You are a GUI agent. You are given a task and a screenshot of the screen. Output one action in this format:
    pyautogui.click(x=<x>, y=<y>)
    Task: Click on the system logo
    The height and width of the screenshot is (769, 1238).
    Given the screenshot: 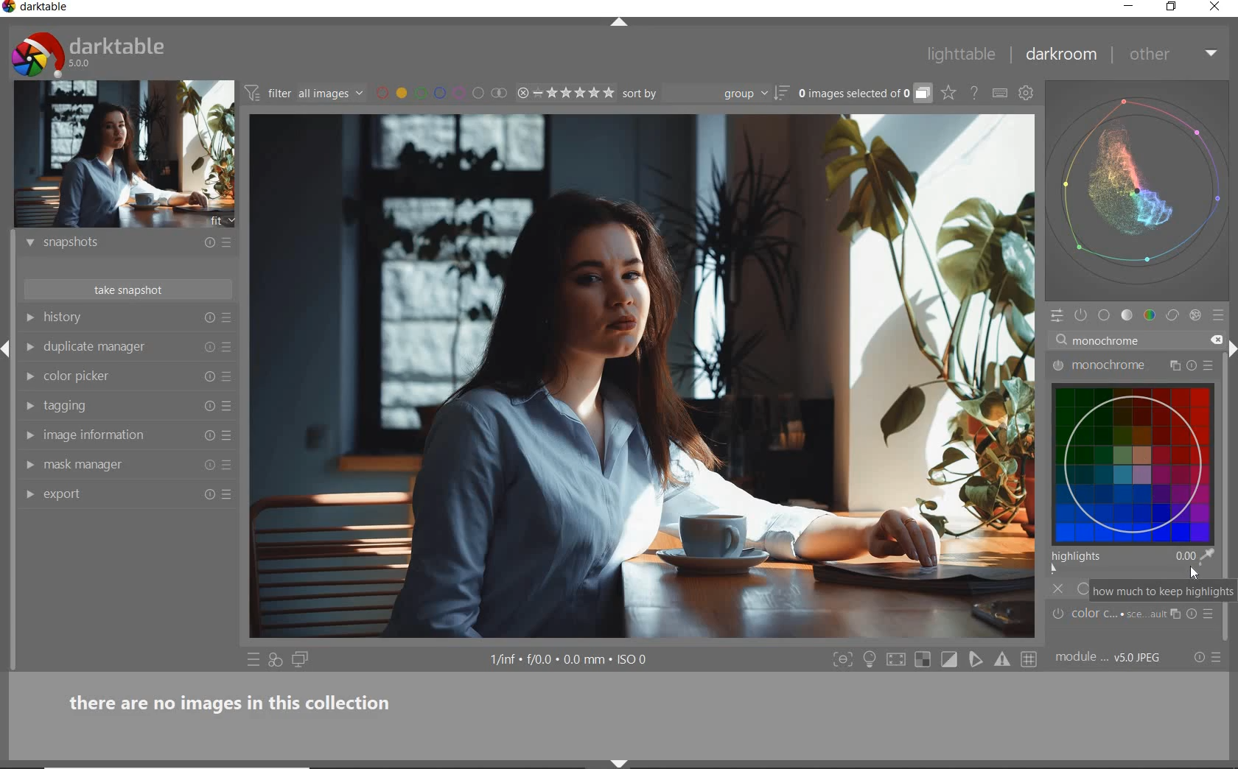 What is the action you would take?
    pyautogui.click(x=89, y=54)
    